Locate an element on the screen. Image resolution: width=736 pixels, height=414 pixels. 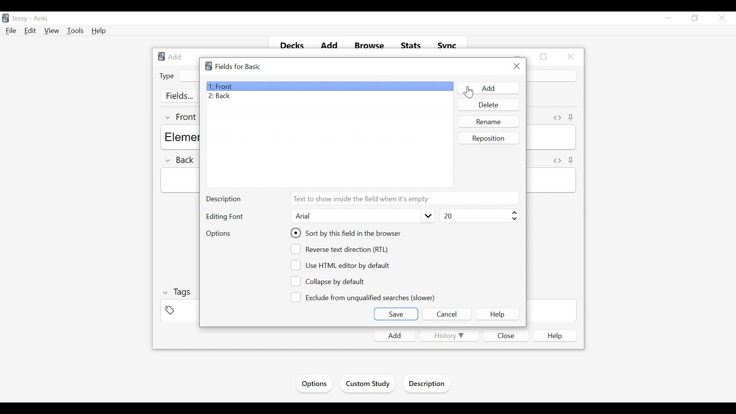
Front is located at coordinates (329, 86).